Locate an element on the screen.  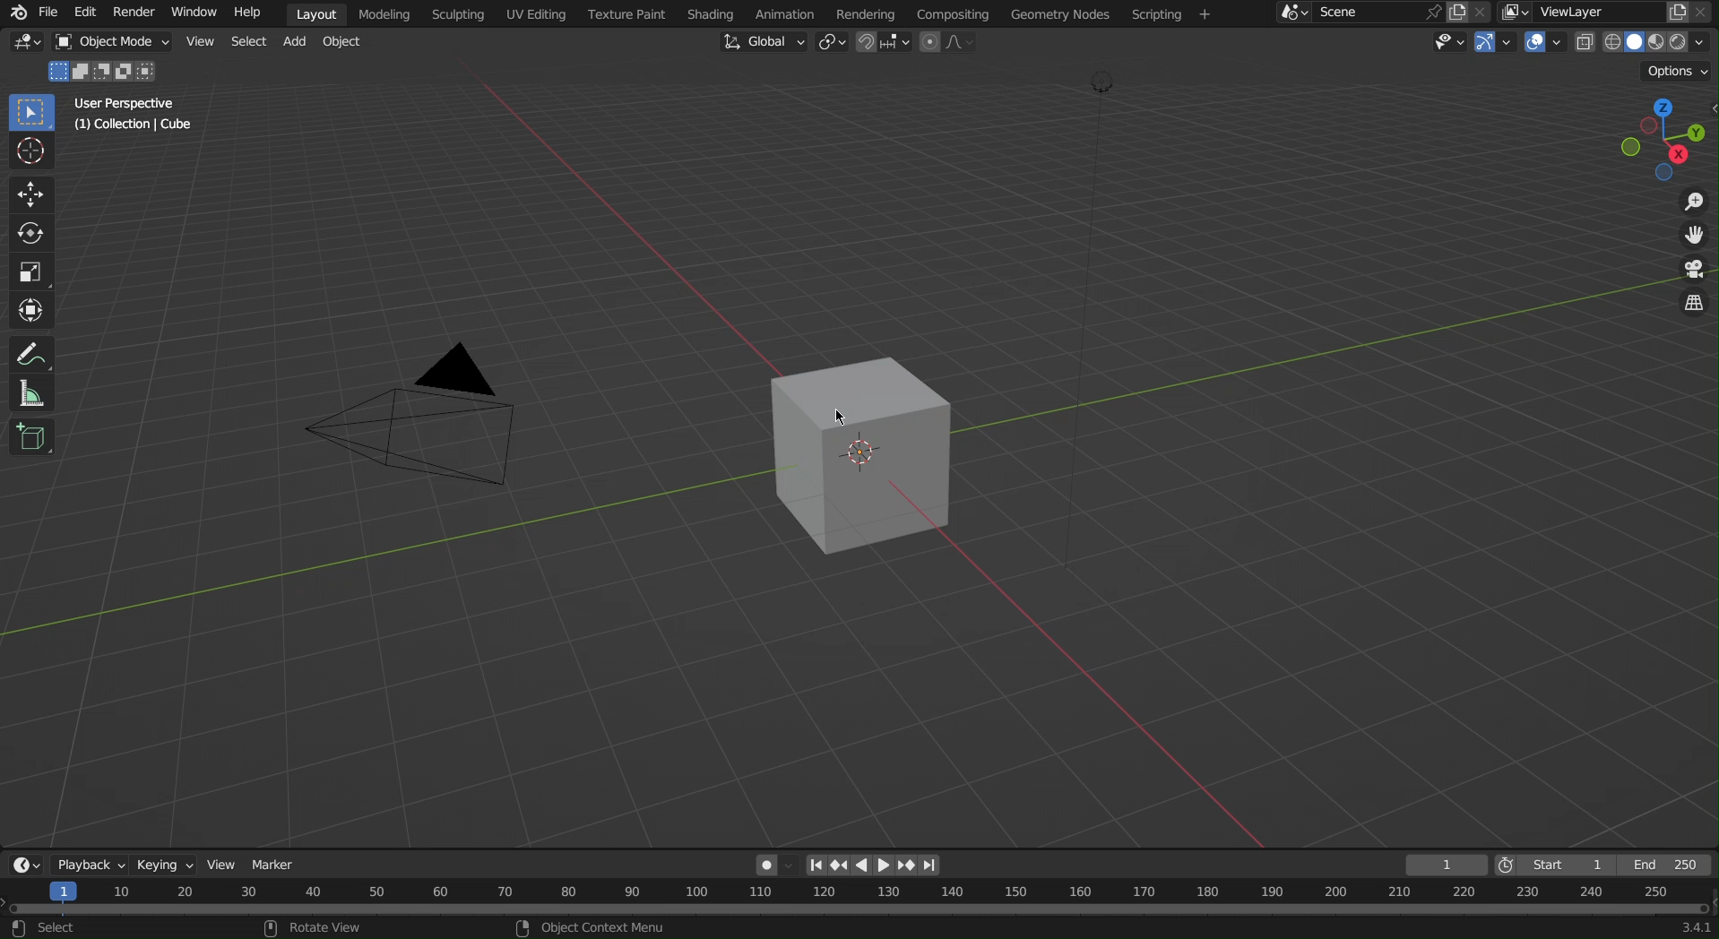
Window is located at coordinates (194, 13).